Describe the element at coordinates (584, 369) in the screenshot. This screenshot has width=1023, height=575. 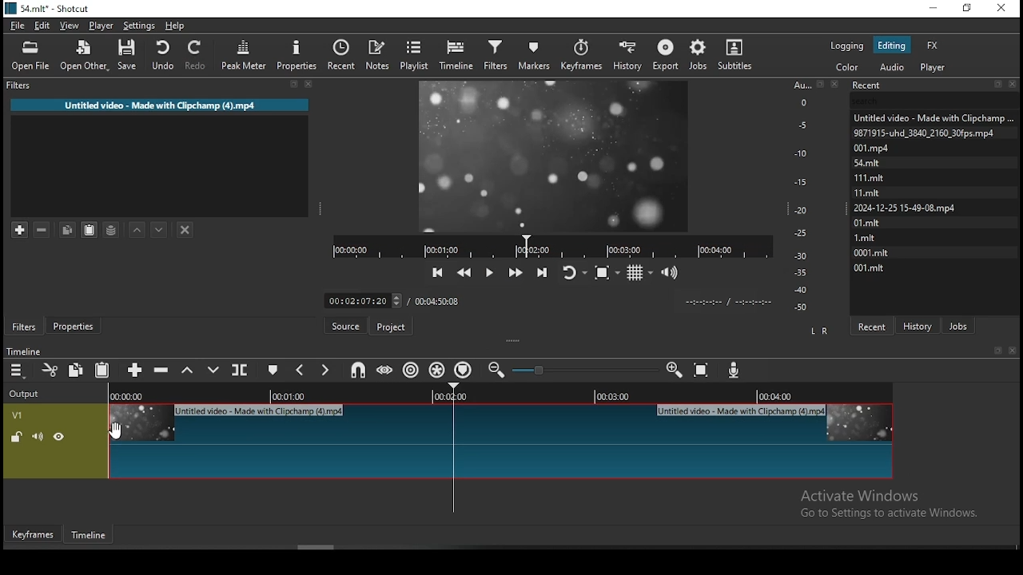
I see `zoom in or zoom out bar` at that location.